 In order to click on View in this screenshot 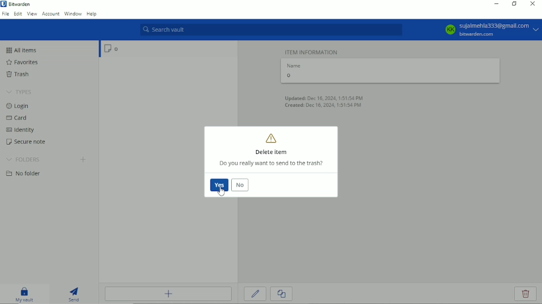, I will do `click(32, 14)`.